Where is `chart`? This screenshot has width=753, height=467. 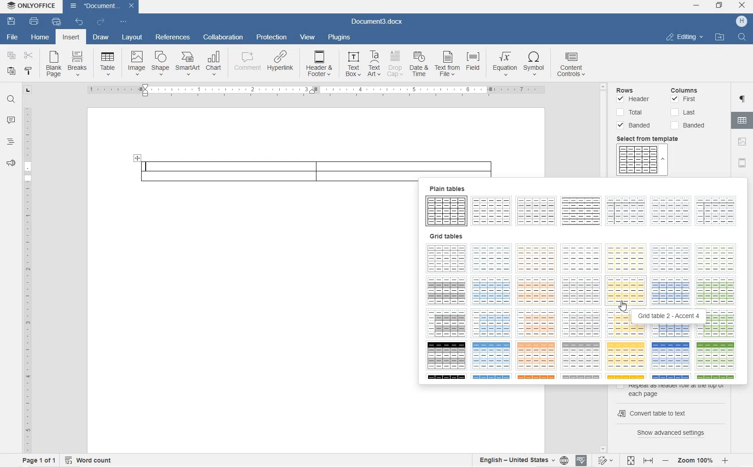
chart is located at coordinates (214, 64).